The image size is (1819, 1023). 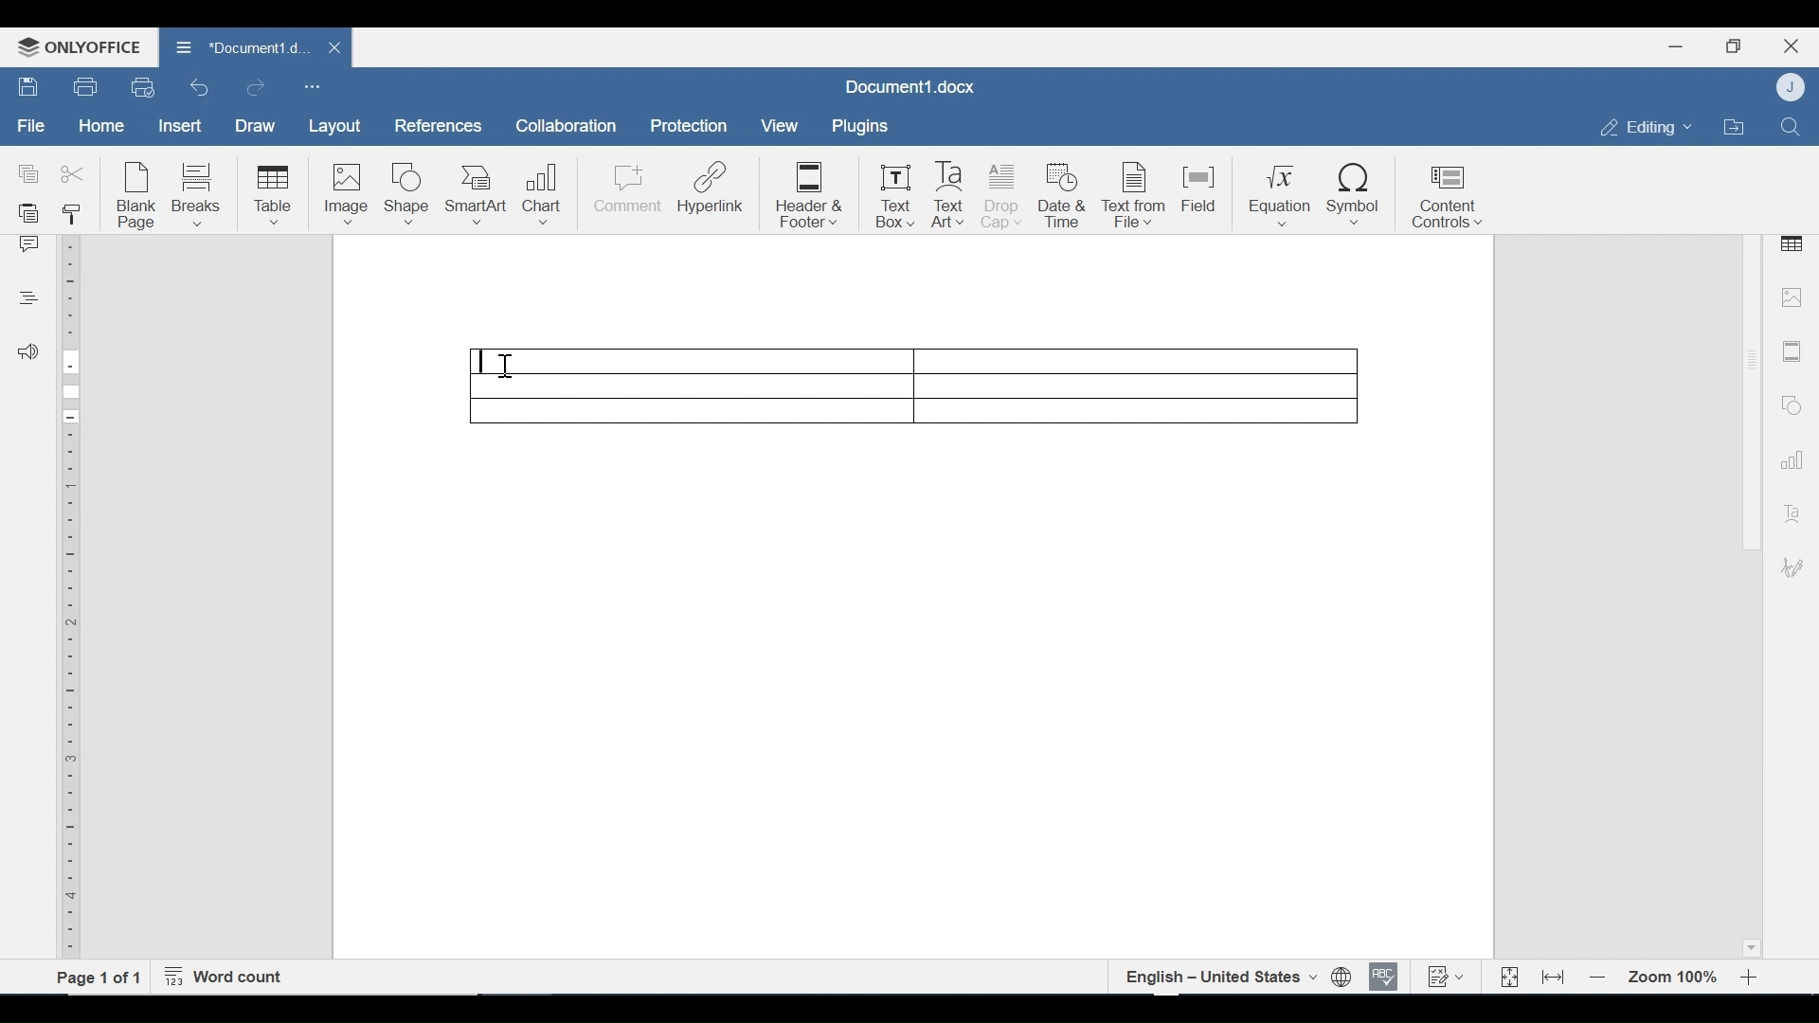 I want to click on Comment, so click(x=626, y=196).